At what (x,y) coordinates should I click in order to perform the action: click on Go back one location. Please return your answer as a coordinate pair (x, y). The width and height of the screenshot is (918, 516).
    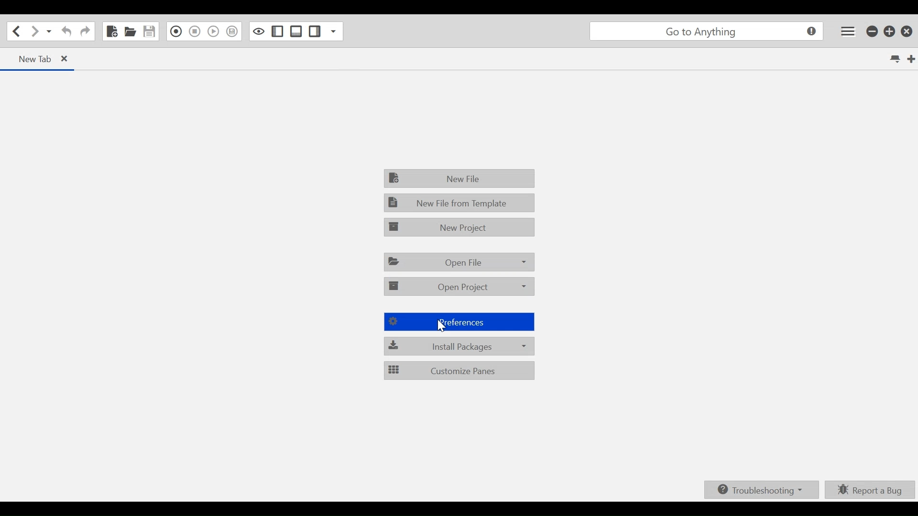
    Looking at the image, I should click on (16, 31).